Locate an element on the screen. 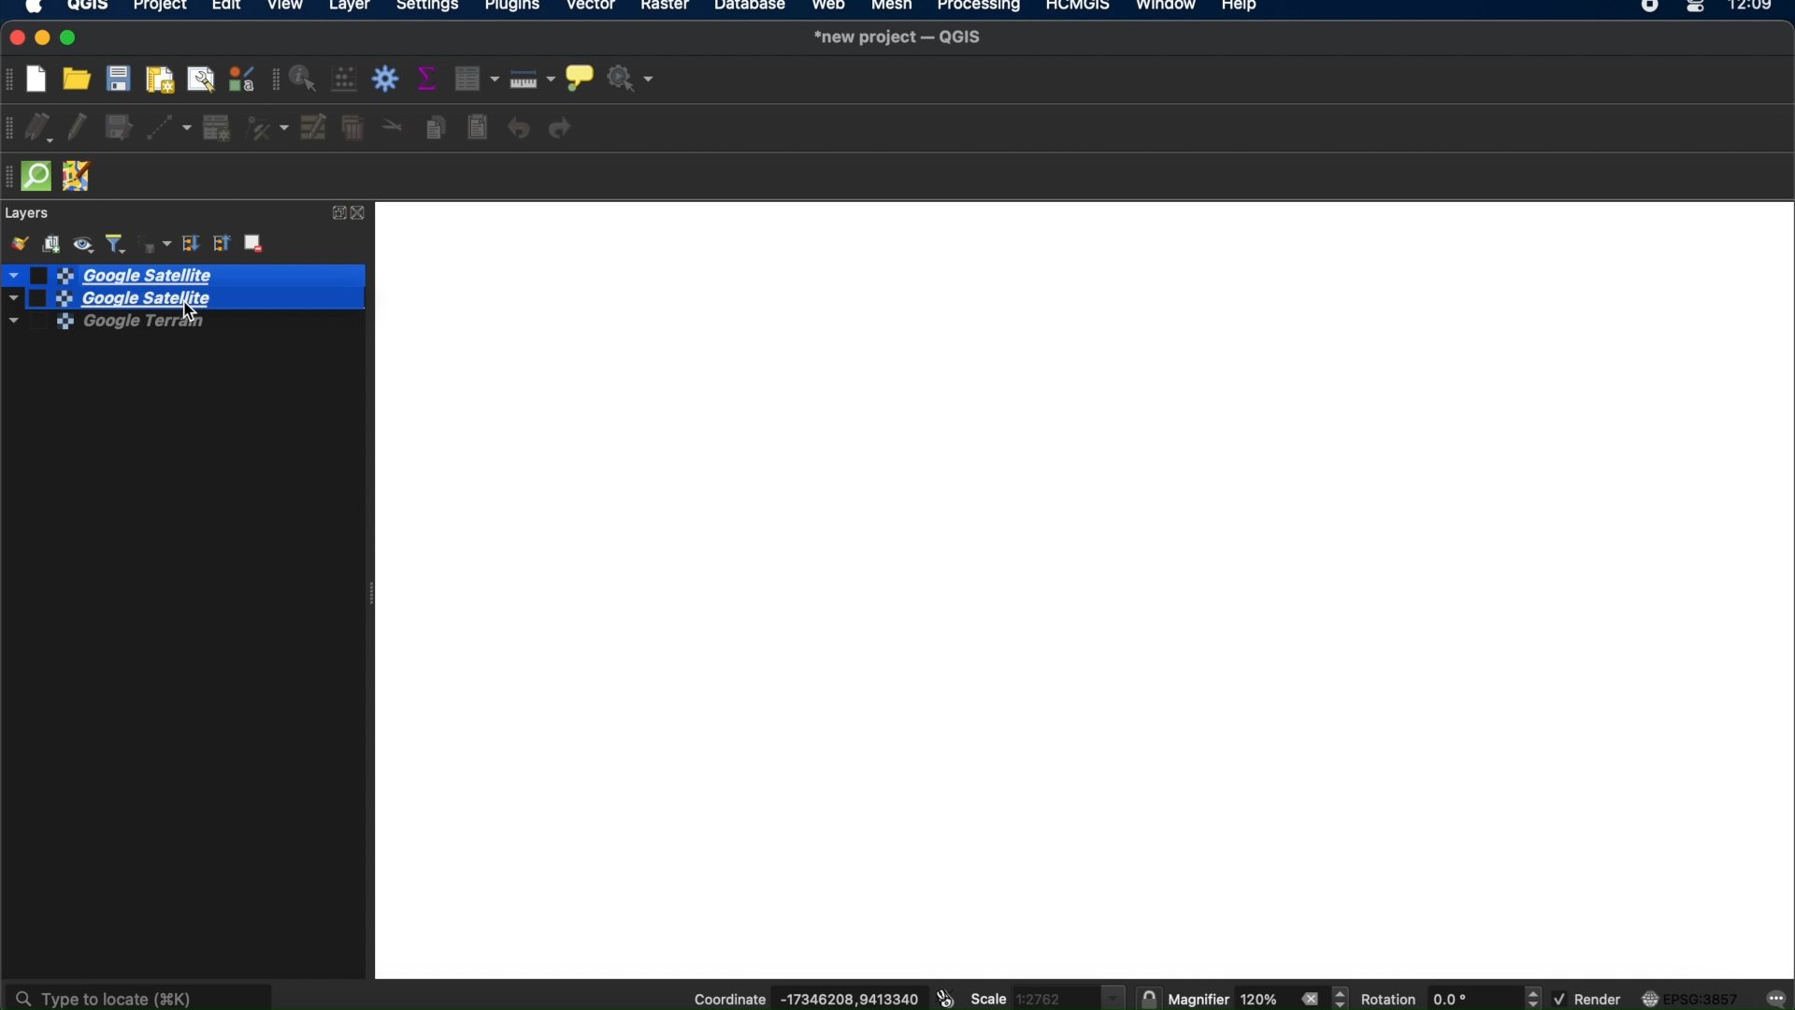 The width and height of the screenshot is (1795, 1010). toolbox is located at coordinates (388, 79).